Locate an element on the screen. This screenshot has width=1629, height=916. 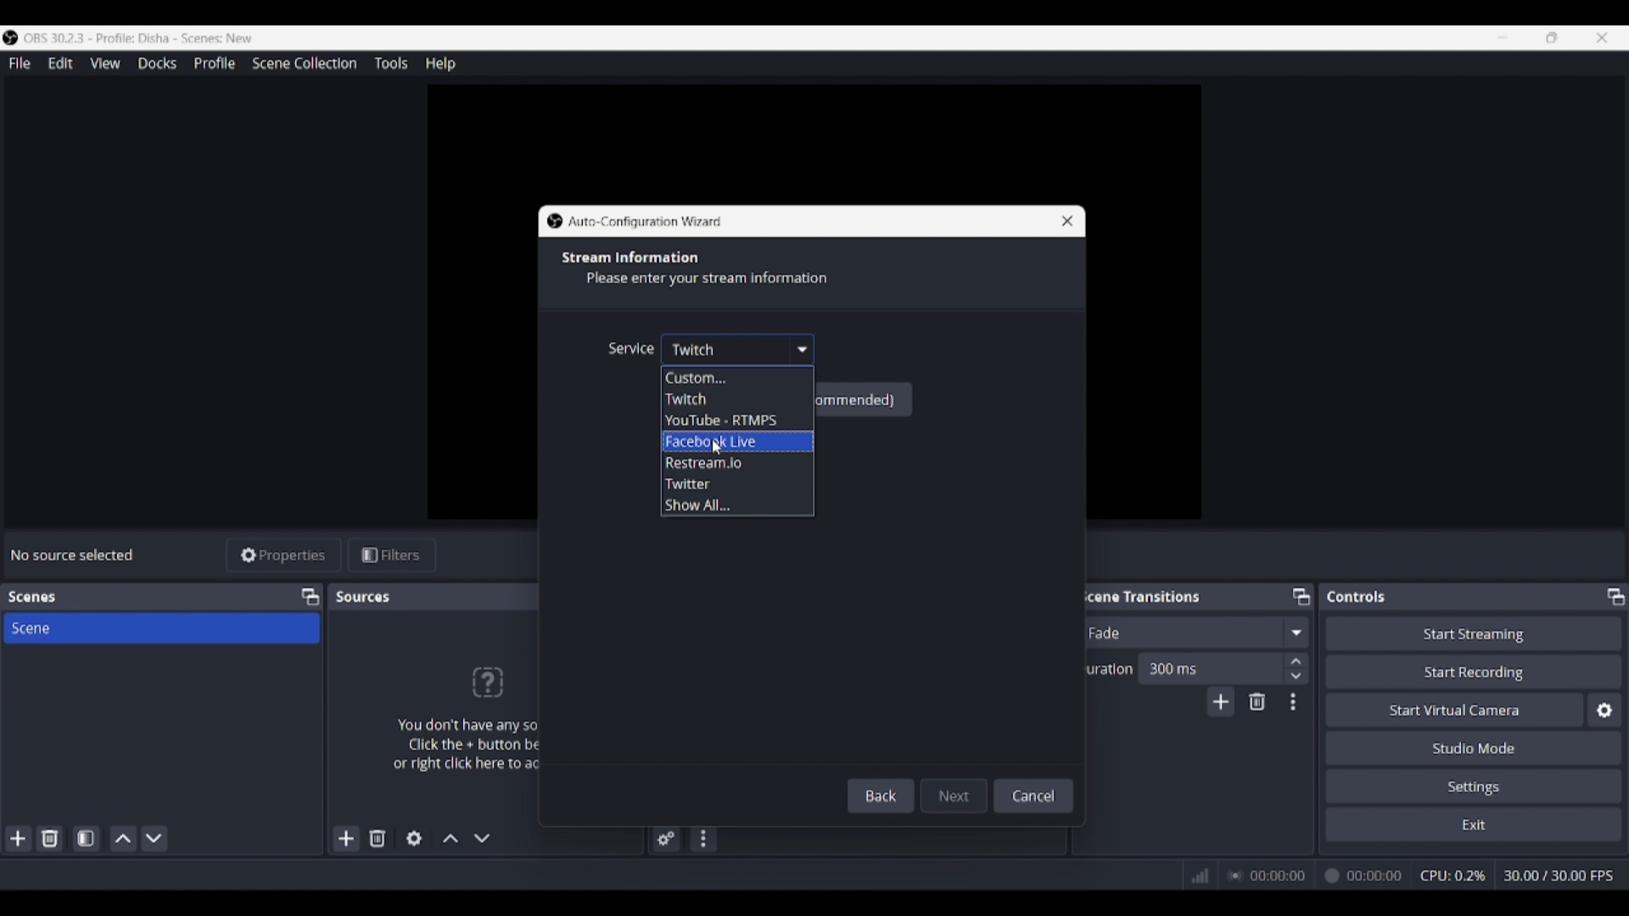
Close is located at coordinates (1061, 220).